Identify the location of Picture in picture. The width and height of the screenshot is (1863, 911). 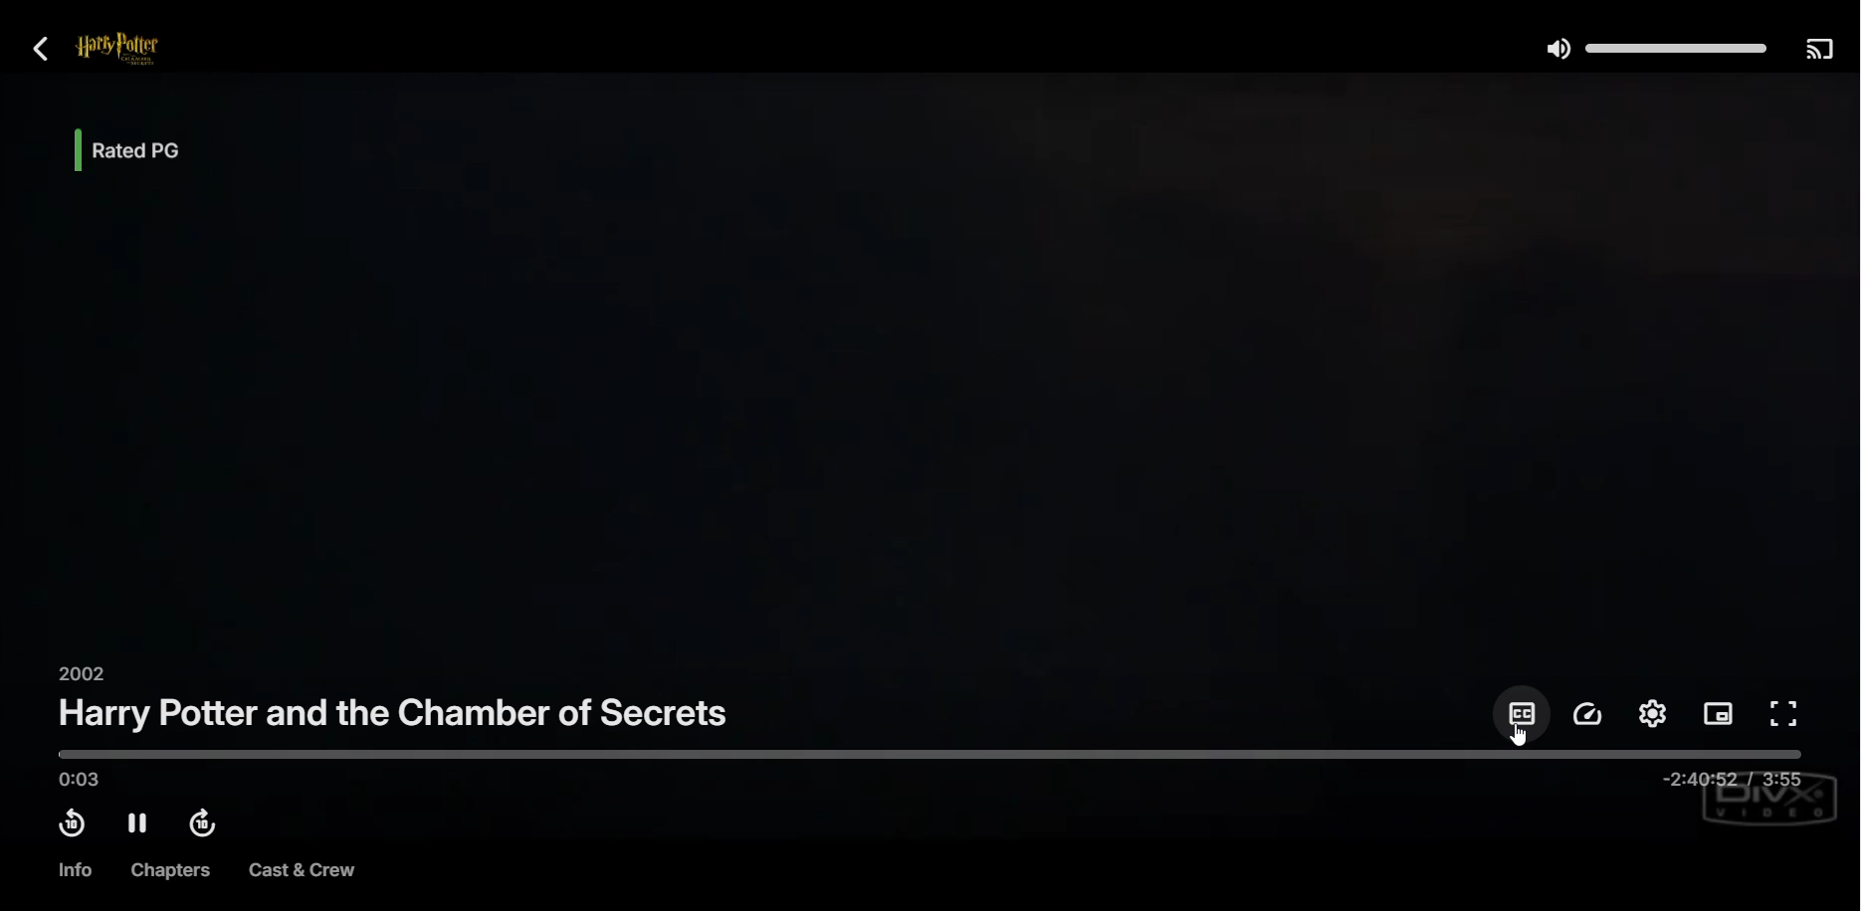
(1719, 716).